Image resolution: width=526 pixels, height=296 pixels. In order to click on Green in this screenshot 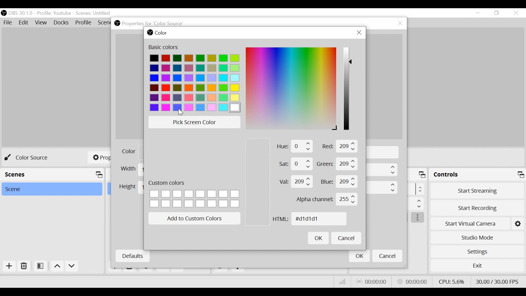, I will do `click(338, 164)`.